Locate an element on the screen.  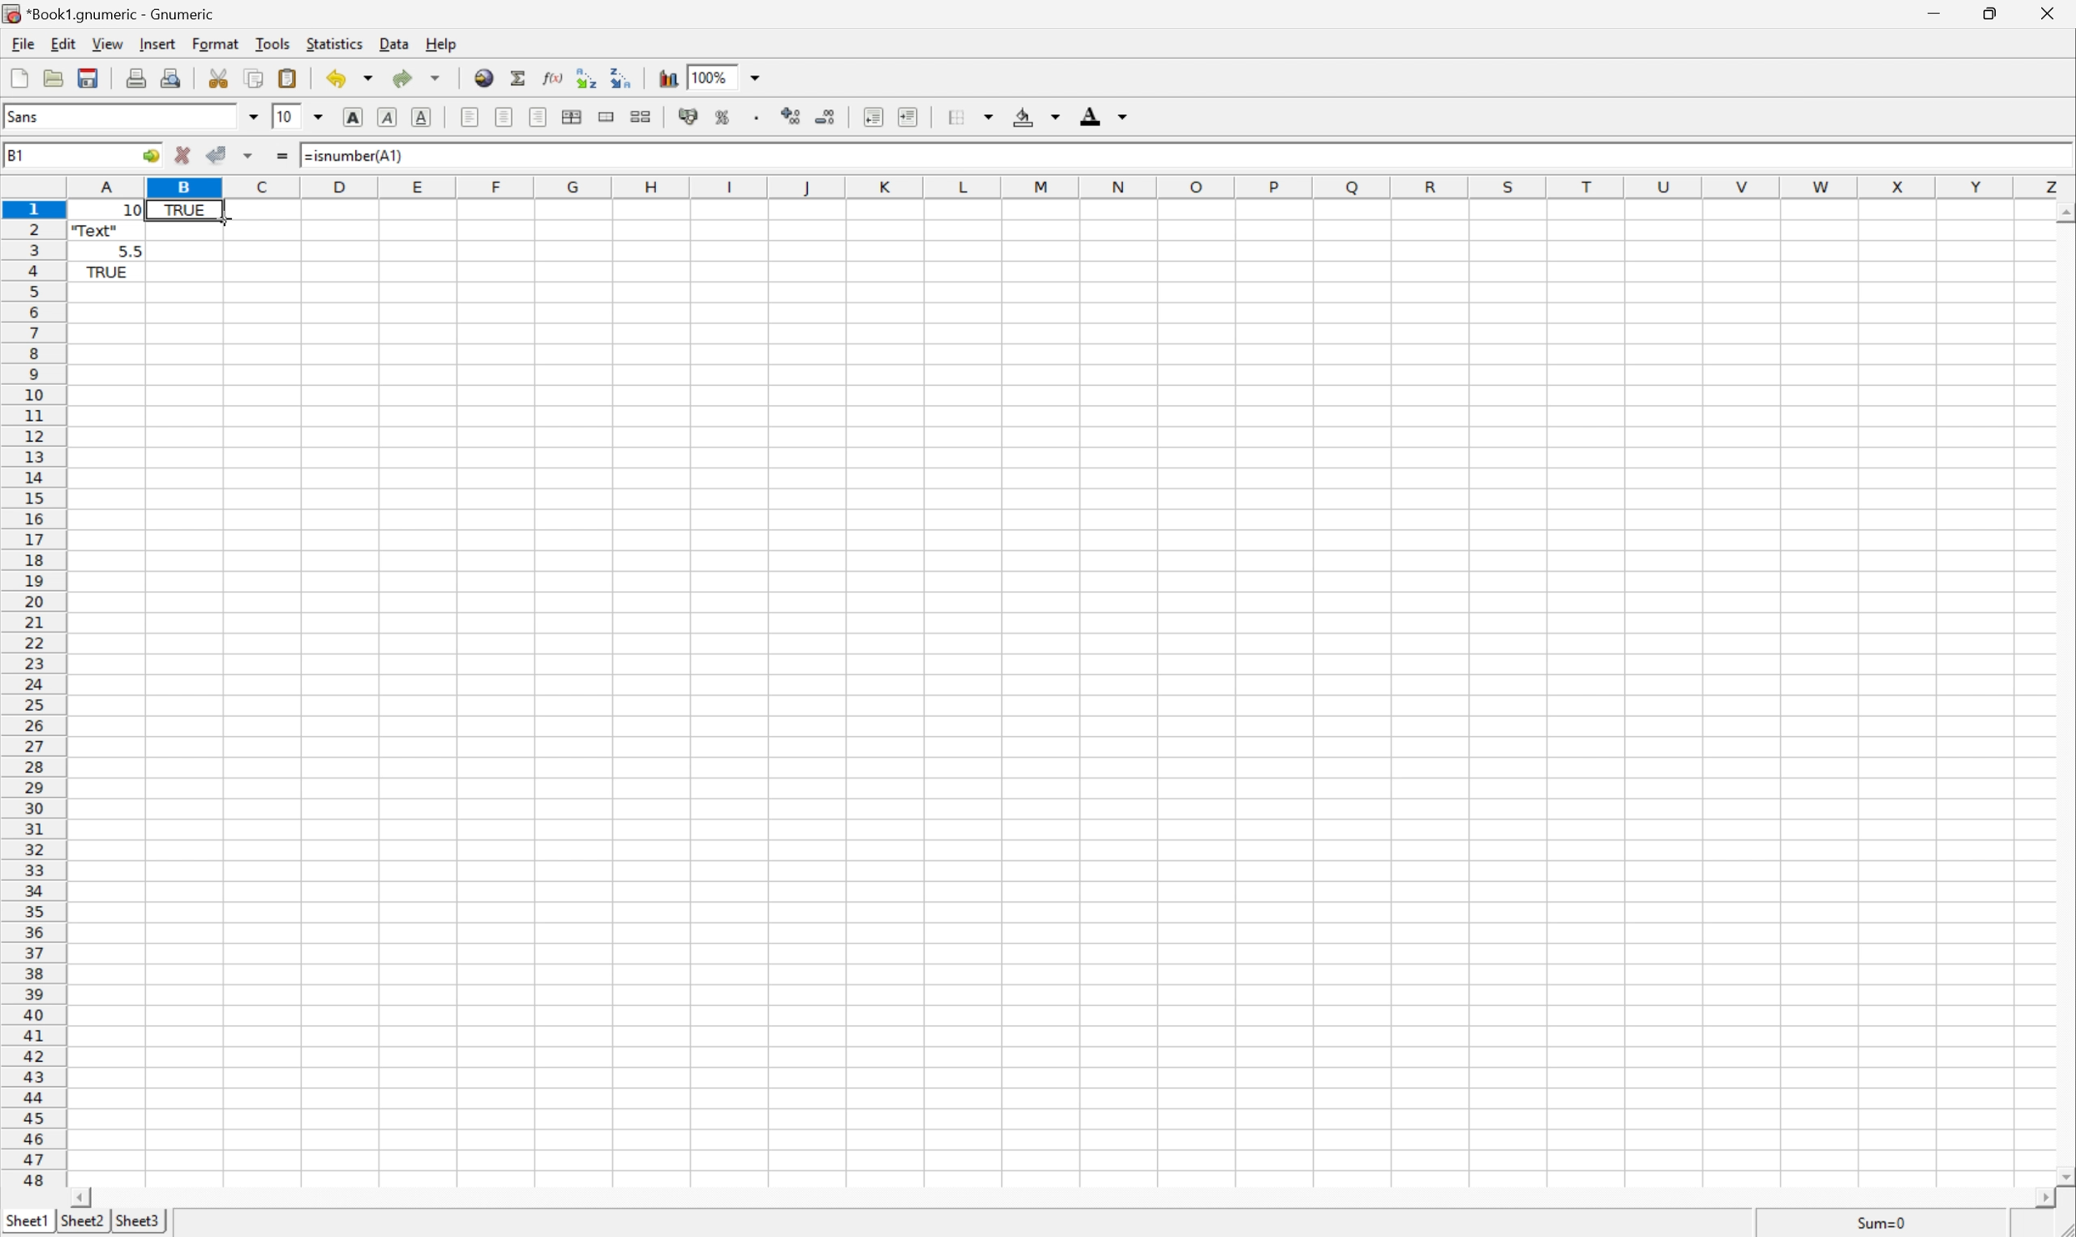
Insert is located at coordinates (156, 43).